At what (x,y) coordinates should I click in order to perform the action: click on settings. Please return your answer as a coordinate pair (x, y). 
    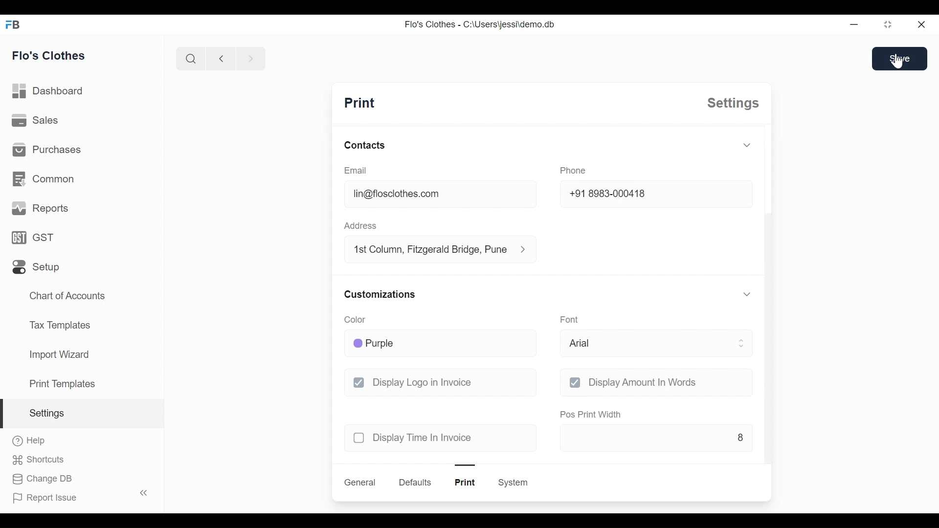
    Looking at the image, I should click on (46, 413).